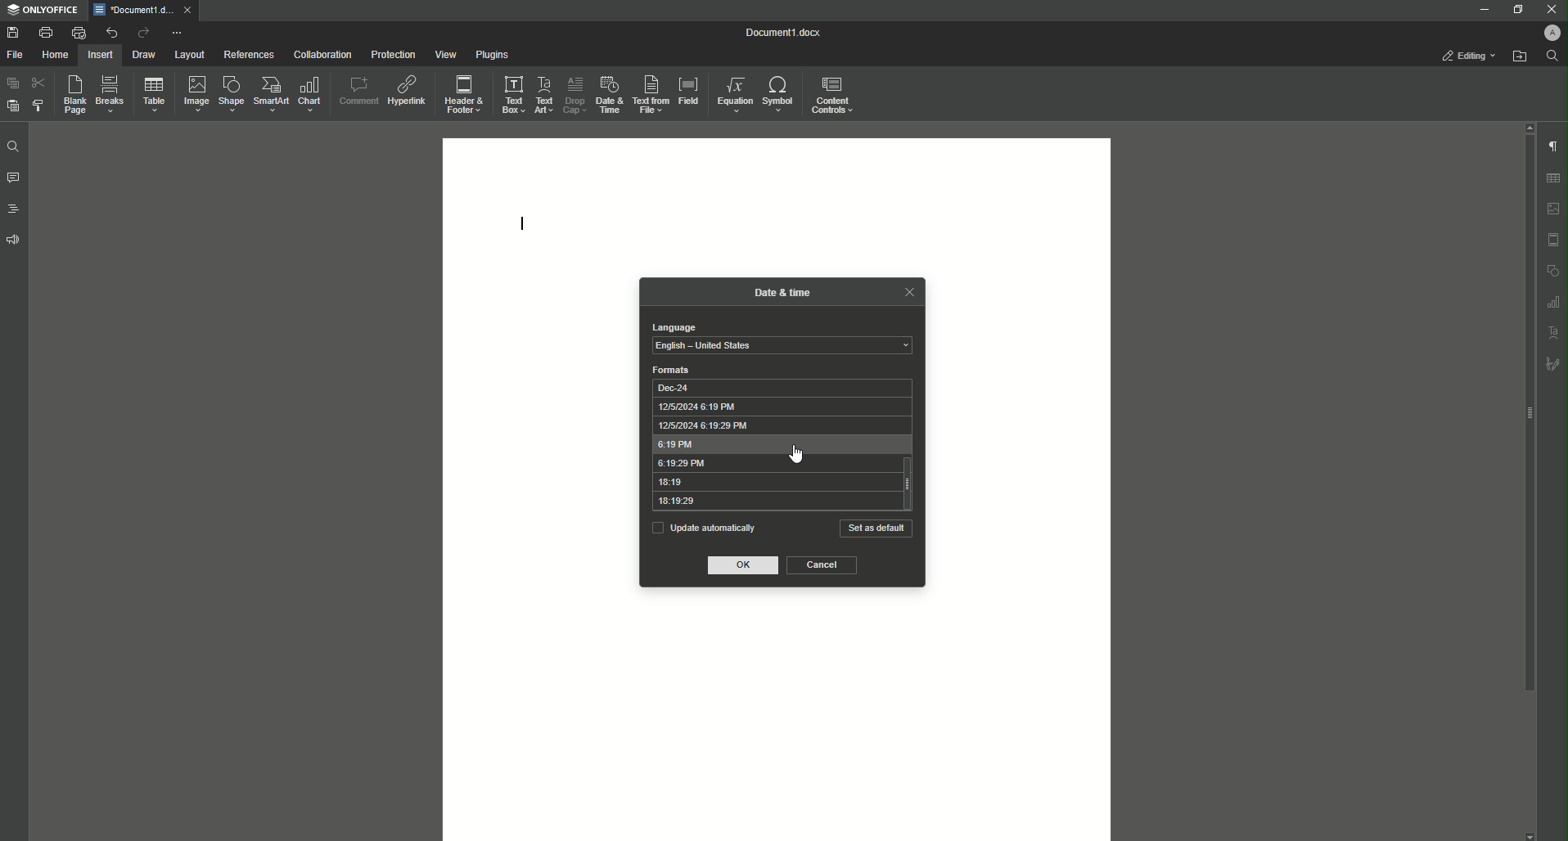 This screenshot has height=841, width=1568. I want to click on Field, so click(689, 91).